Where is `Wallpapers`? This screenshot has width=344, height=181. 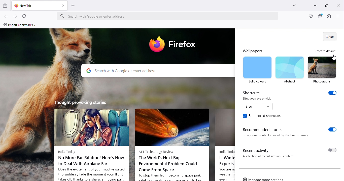 Wallpapers is located at coordinates (255, 50).